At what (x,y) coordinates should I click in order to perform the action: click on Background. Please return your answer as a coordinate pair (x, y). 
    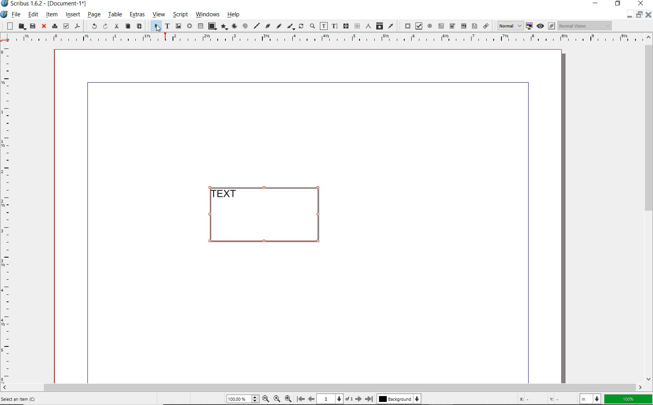
    Looking at the image, I should click on (399, 400).